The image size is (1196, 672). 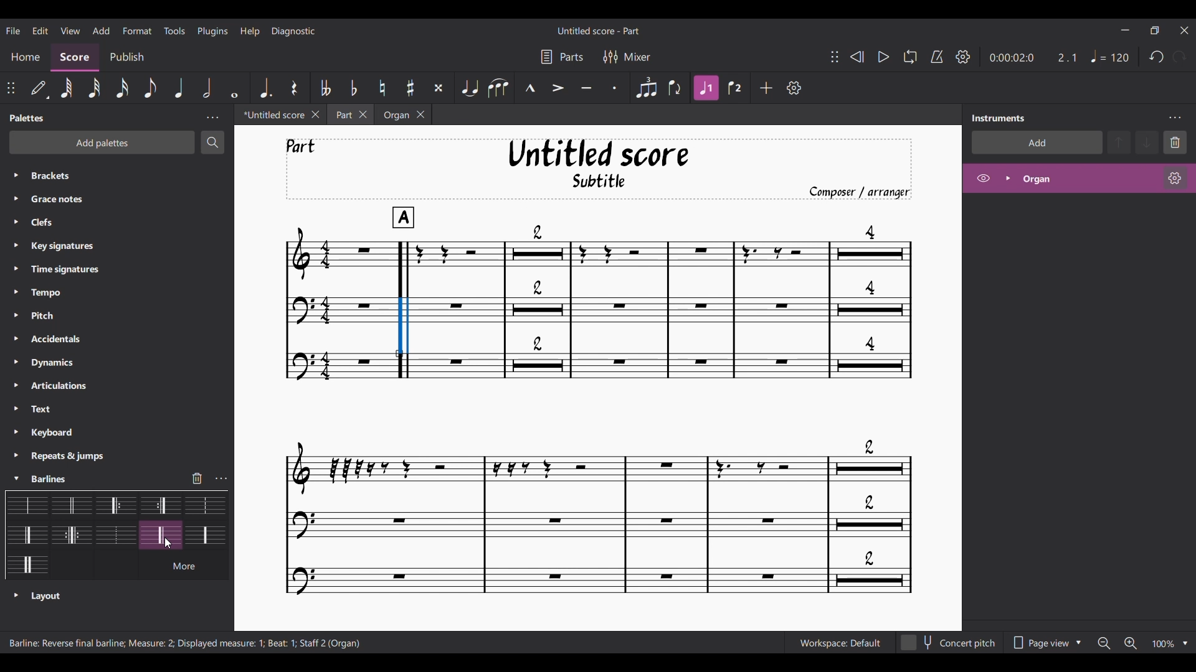 I want to click on Quarter note, so click(x=1111, y=56).